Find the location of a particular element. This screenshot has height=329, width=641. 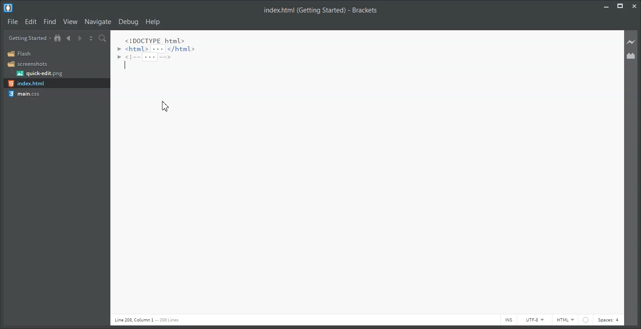

HTML is located at coordinates (566, 320).